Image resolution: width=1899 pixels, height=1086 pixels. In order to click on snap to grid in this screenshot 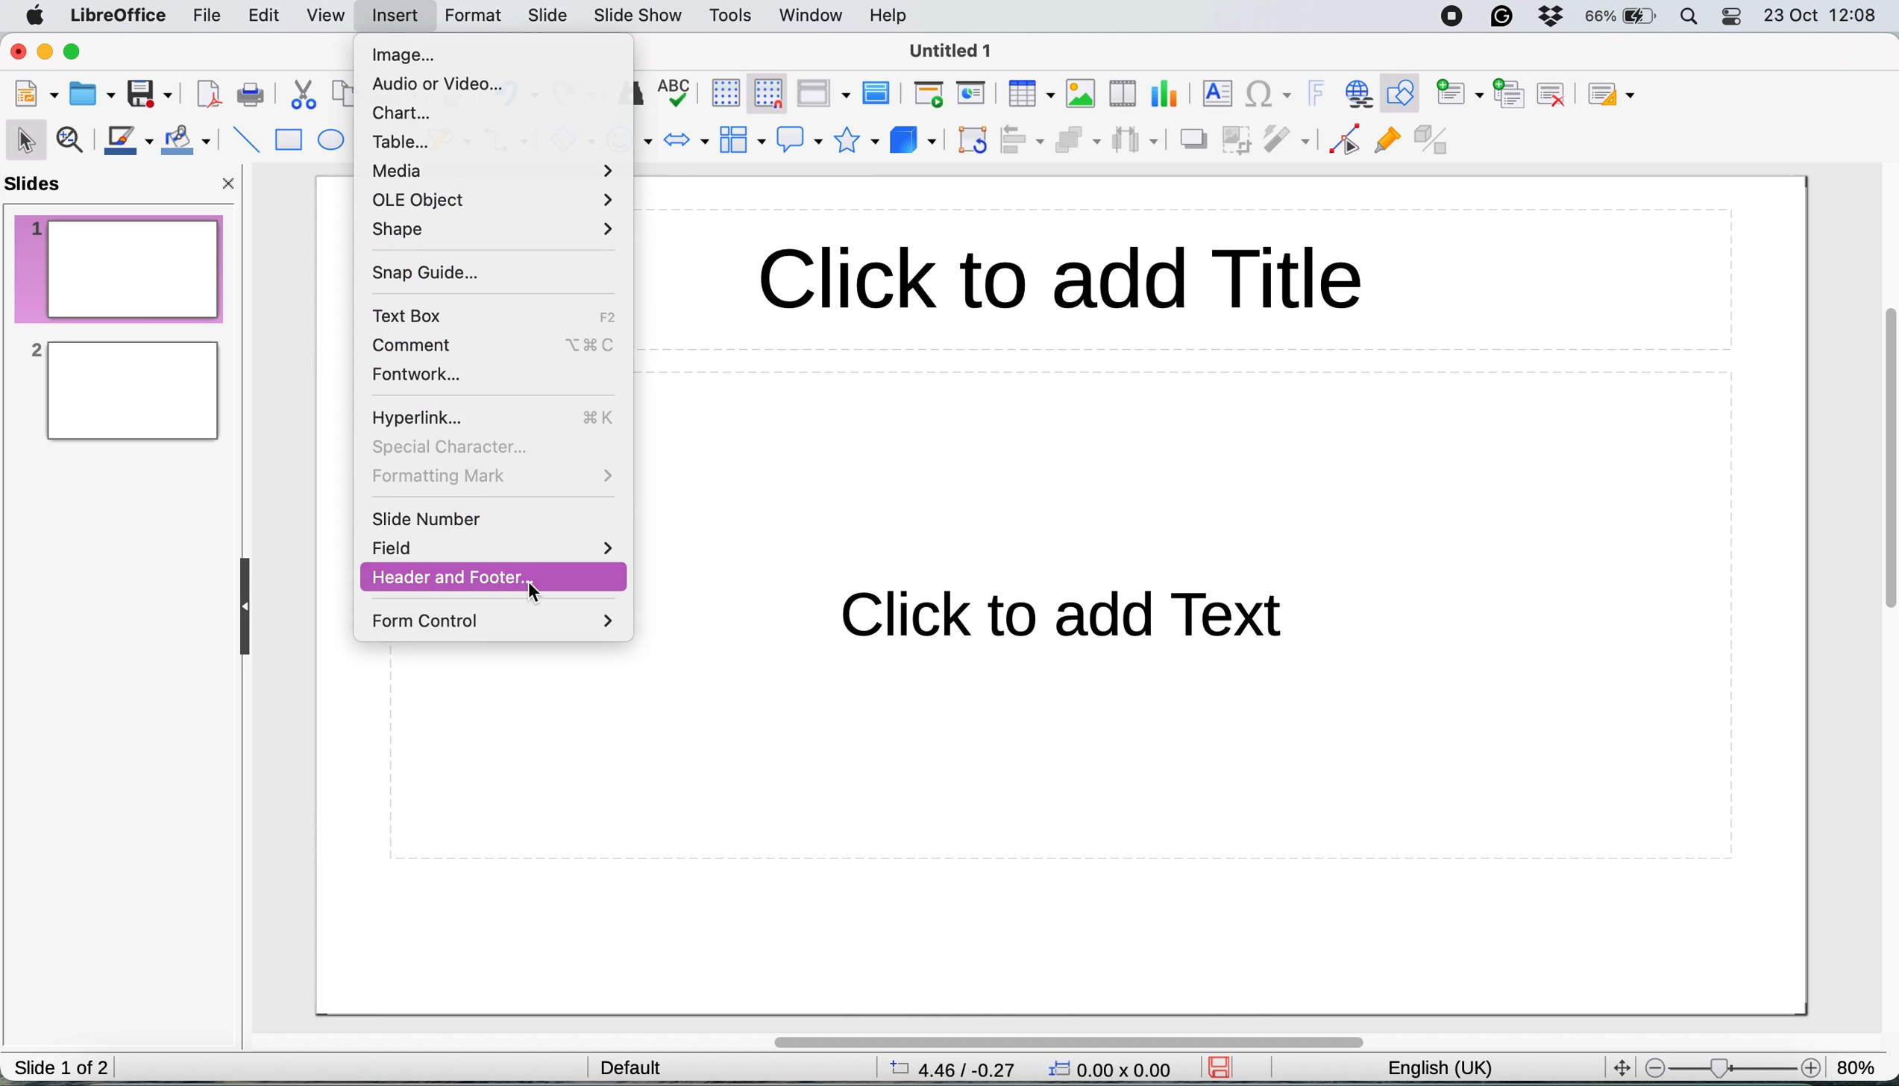, I will do `click(762, 92)`.